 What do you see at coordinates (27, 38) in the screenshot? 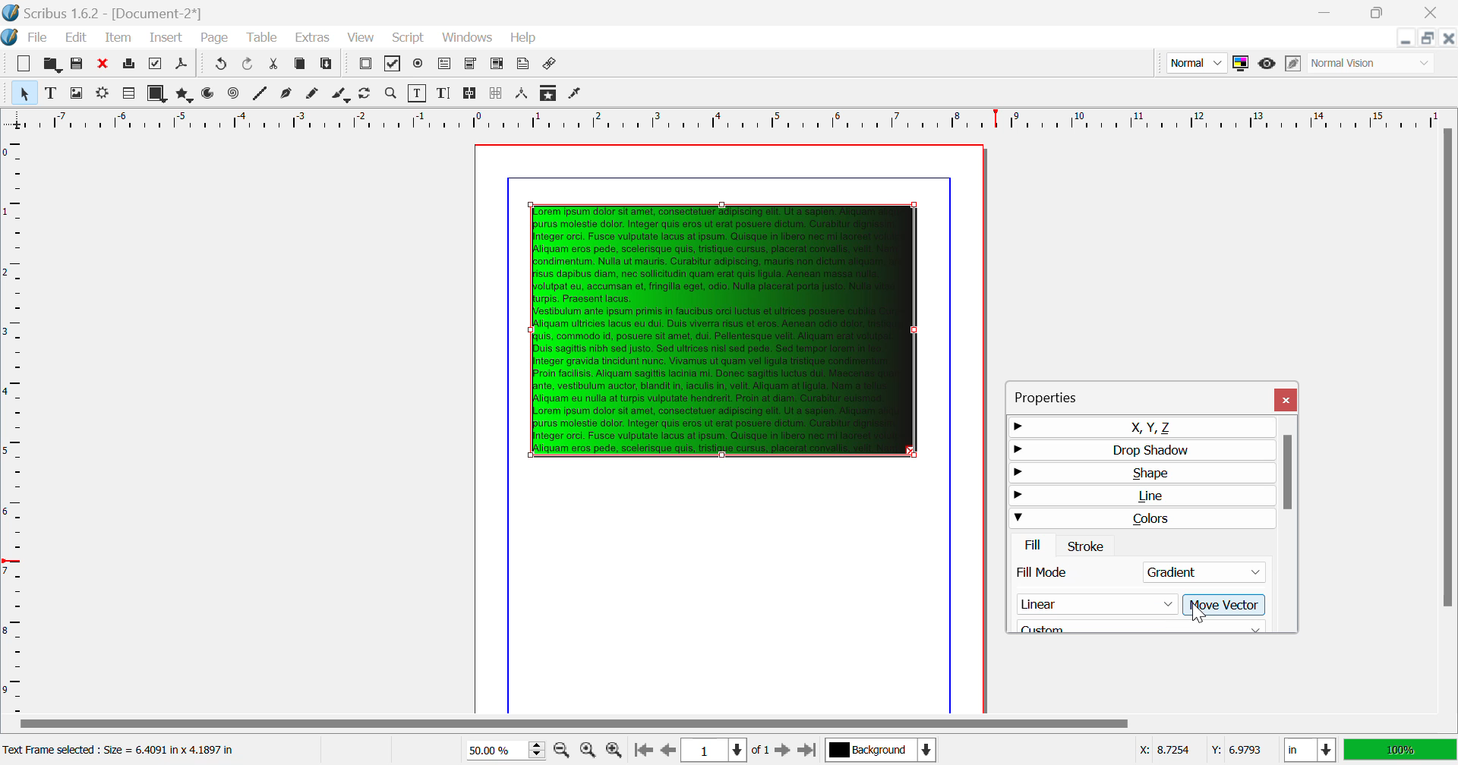
I see `File` at bounding box center [27, 38].